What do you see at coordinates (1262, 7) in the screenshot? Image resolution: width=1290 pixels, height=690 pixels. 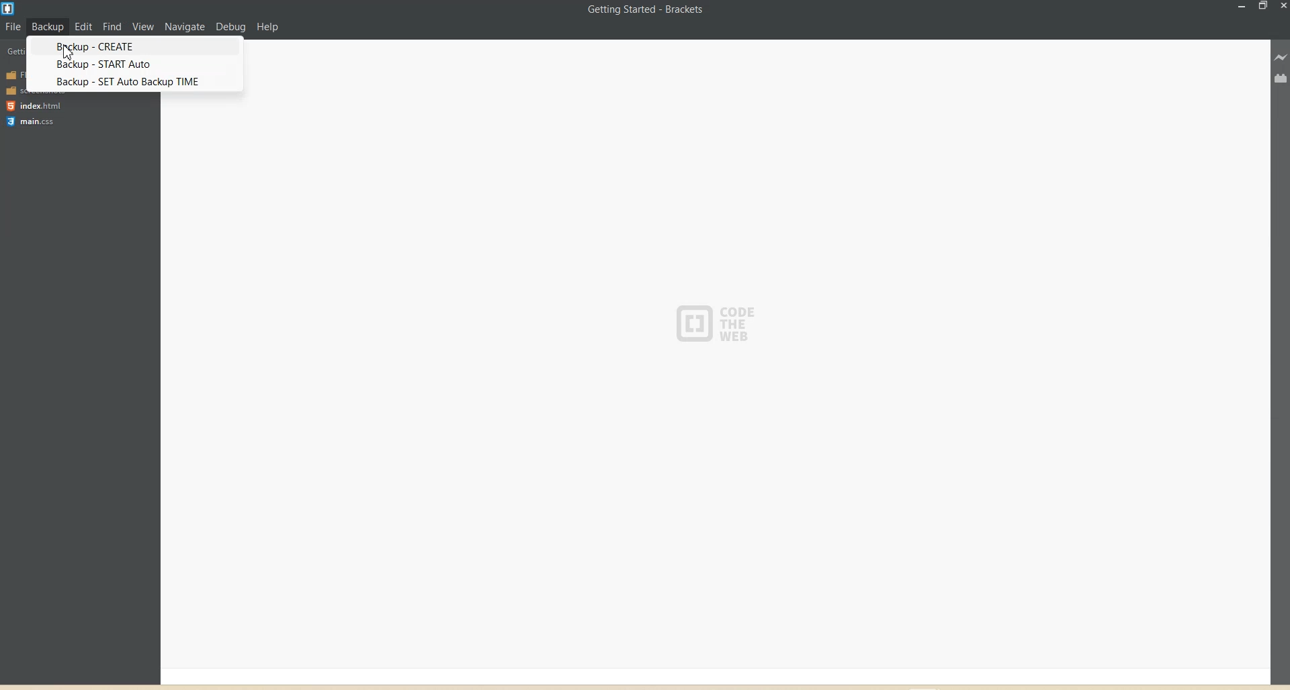 I see `Maximize` at bounding box center [1262, 7].